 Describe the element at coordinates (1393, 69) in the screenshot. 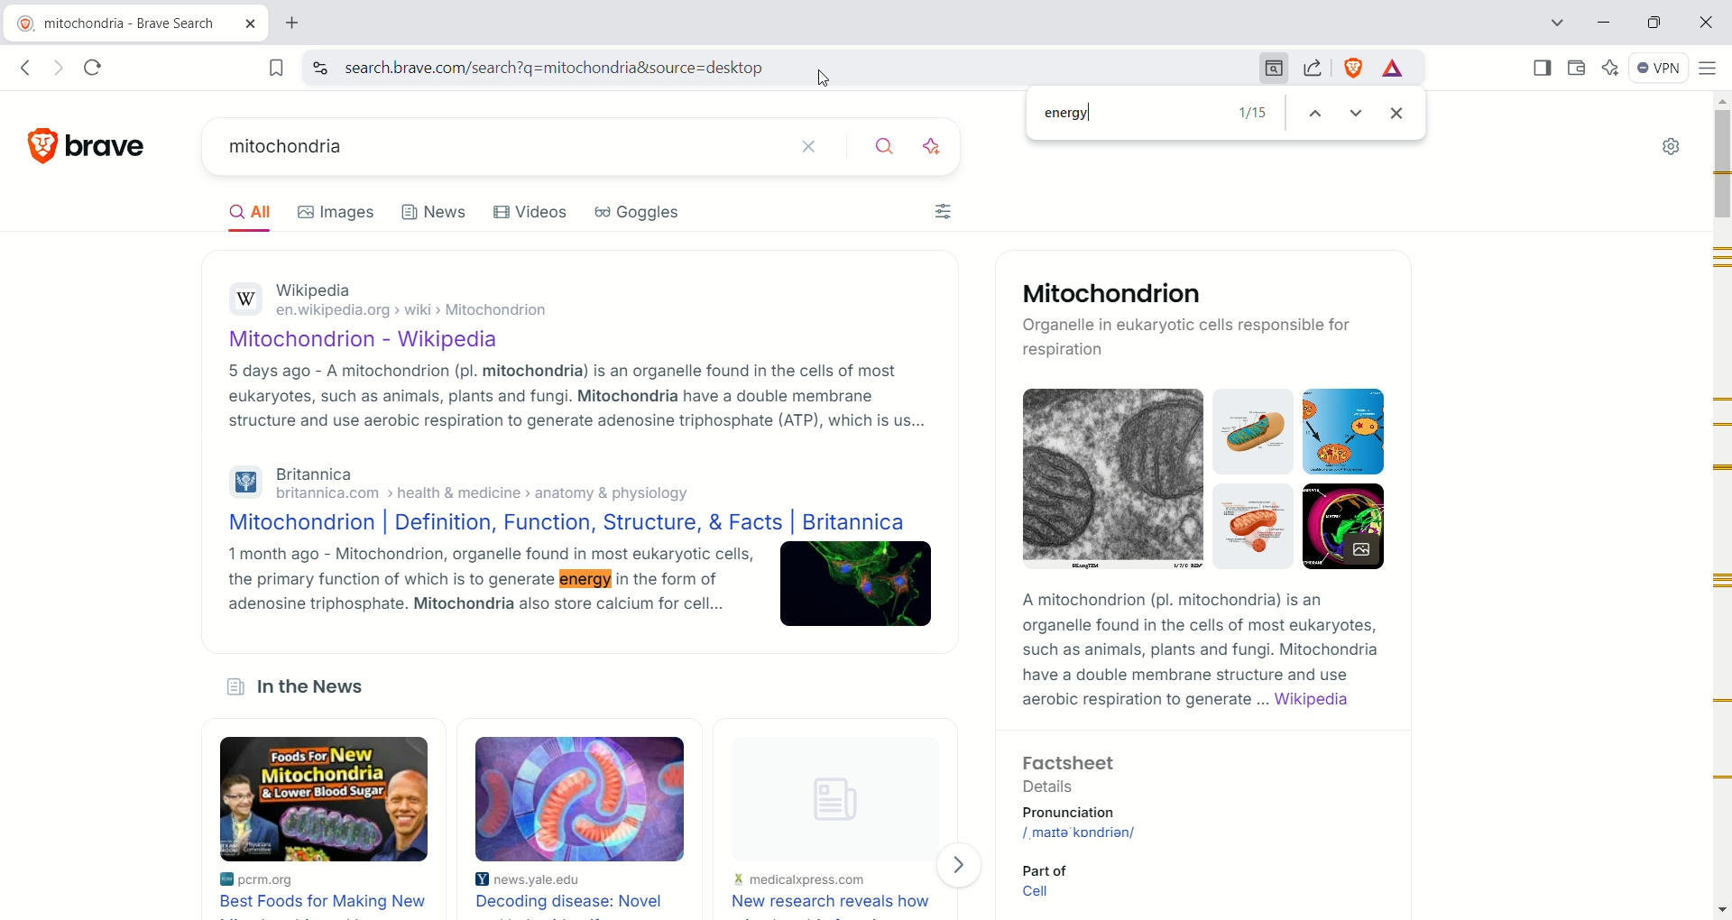

I see `rewards` at that location.